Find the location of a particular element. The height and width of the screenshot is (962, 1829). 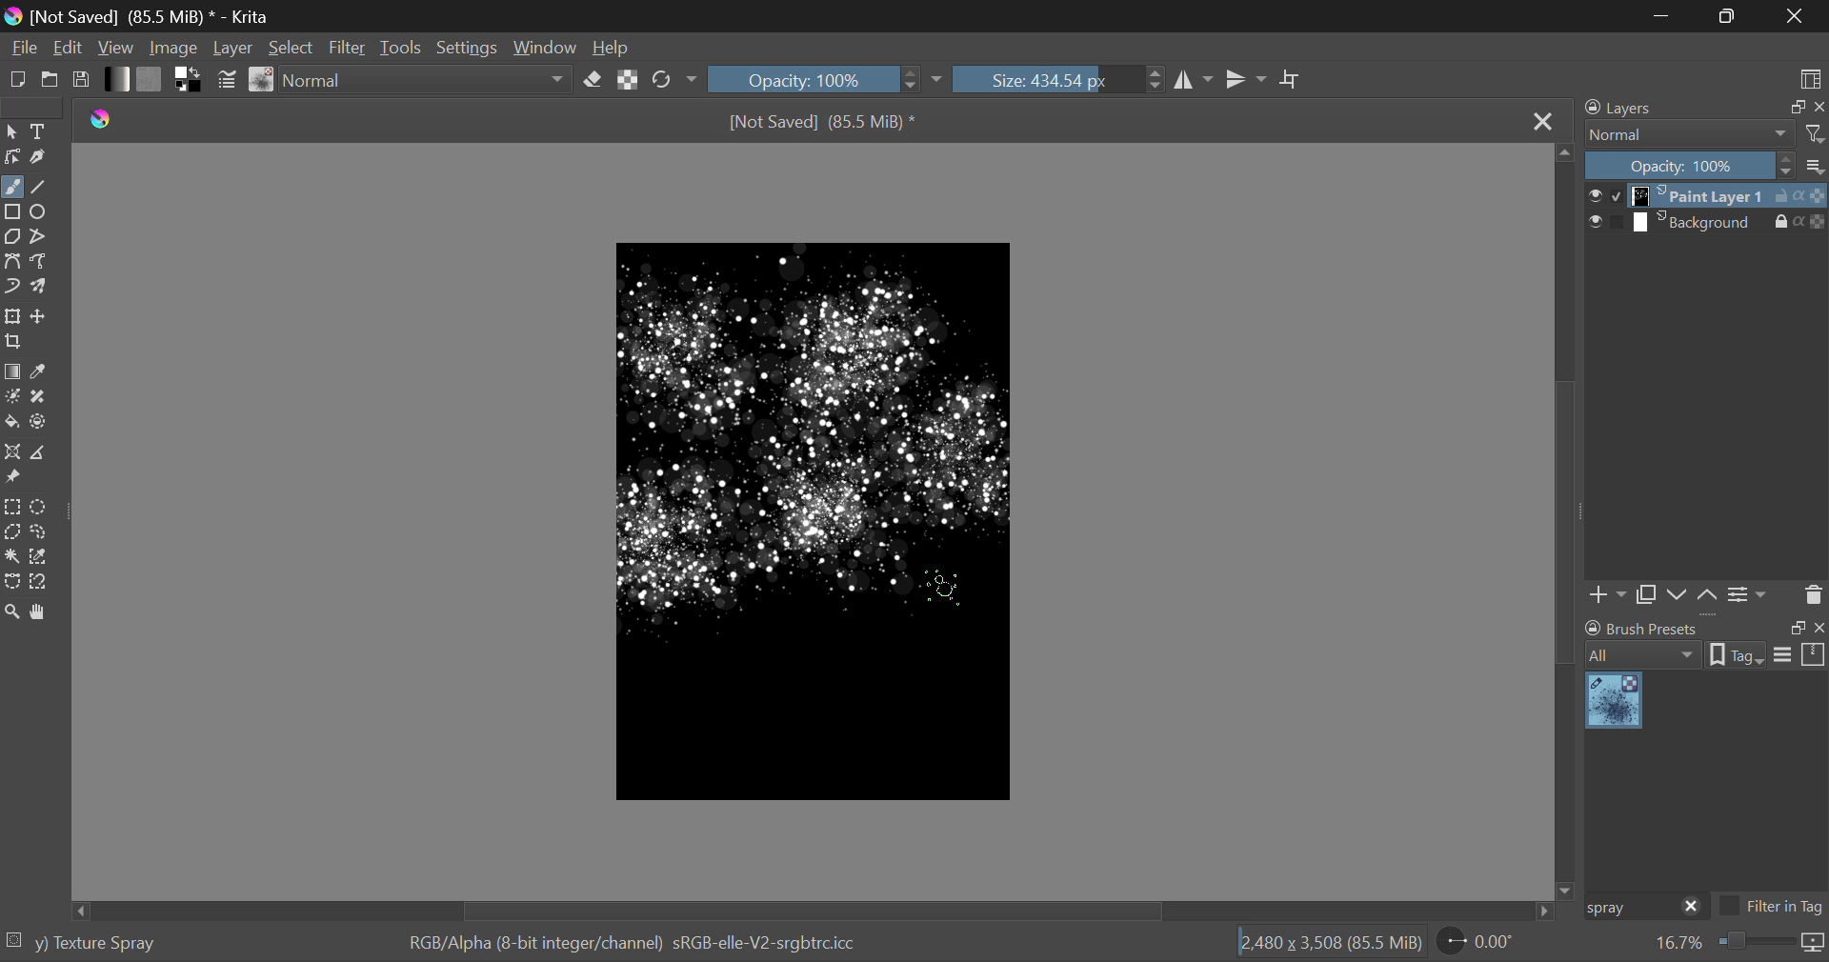

Vertical Mirror Flip is located at coordinates (1191, 80).